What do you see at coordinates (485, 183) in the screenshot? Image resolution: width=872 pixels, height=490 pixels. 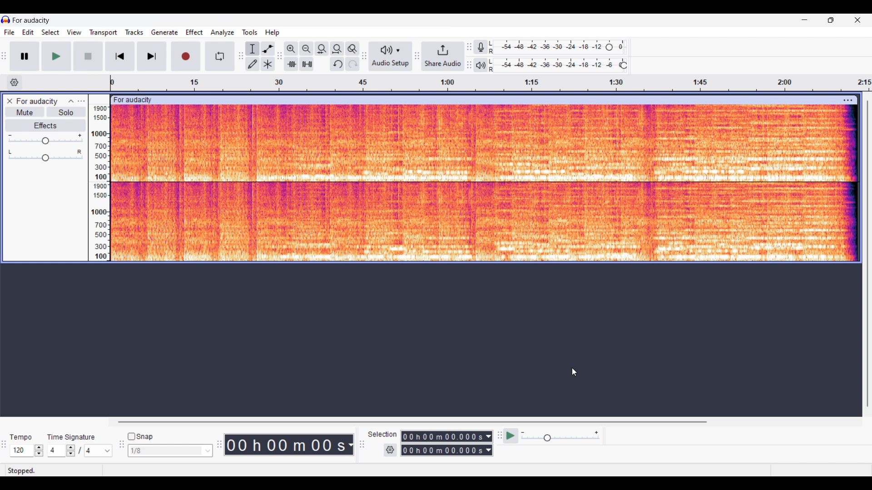 I see `Spectrogram view changed due to change in scale settings` at bounding box center [485, 183].